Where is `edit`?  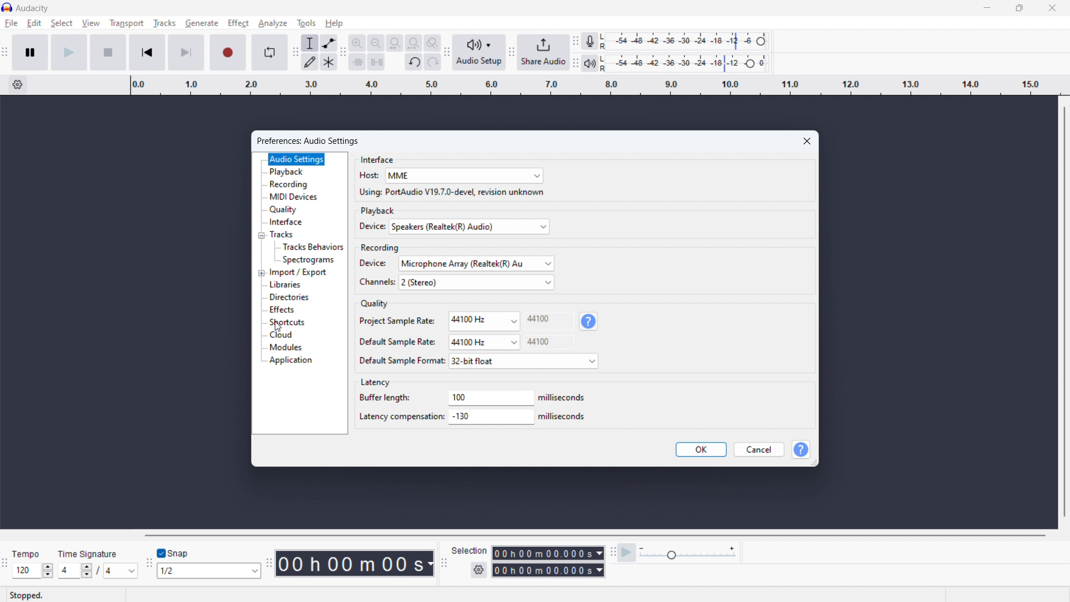 edit is located at coordinates (35, 23).